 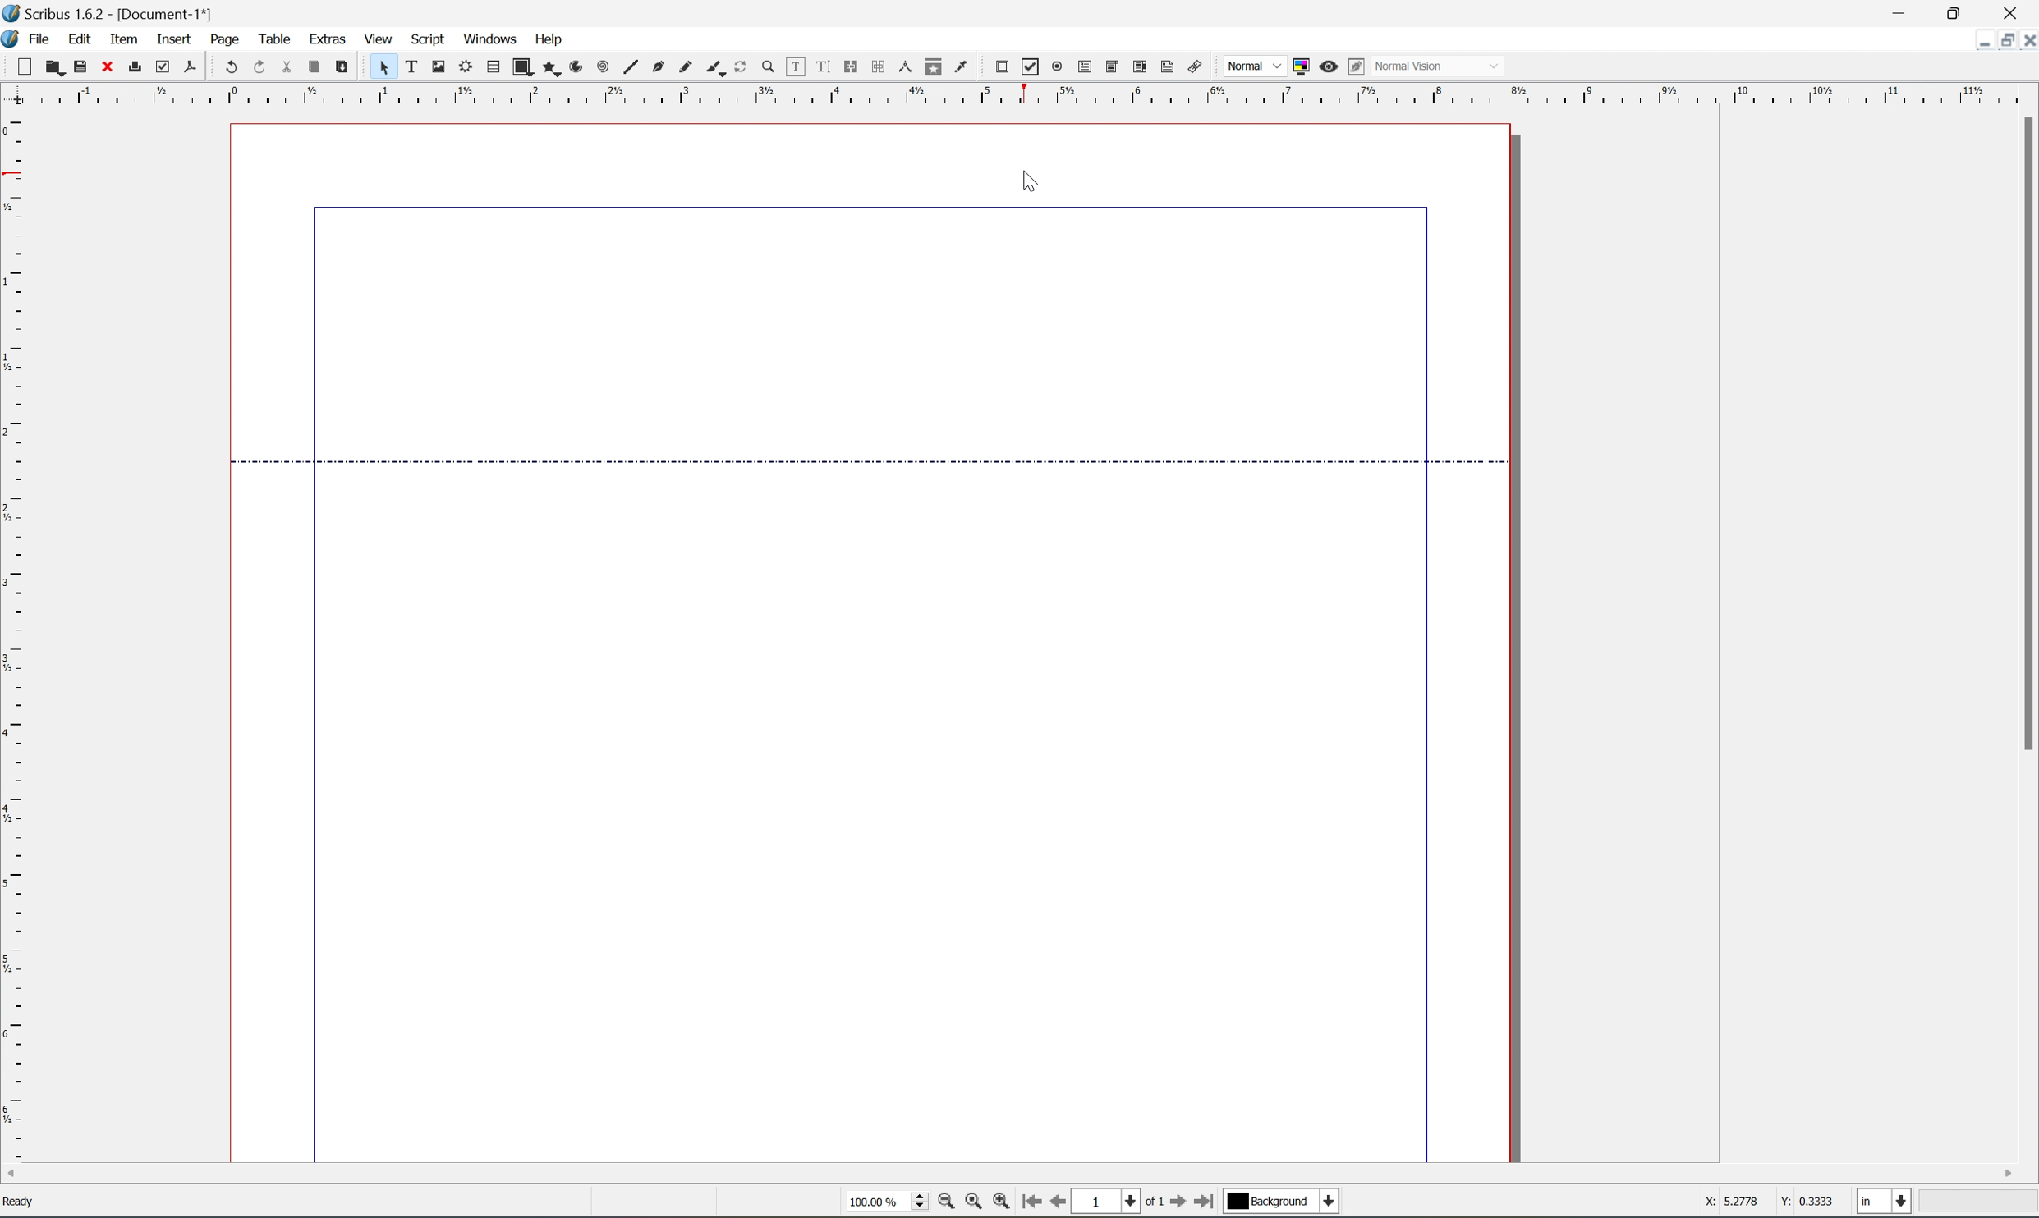 I want to click on pdf checkbox, so click(x=1031, y=67).